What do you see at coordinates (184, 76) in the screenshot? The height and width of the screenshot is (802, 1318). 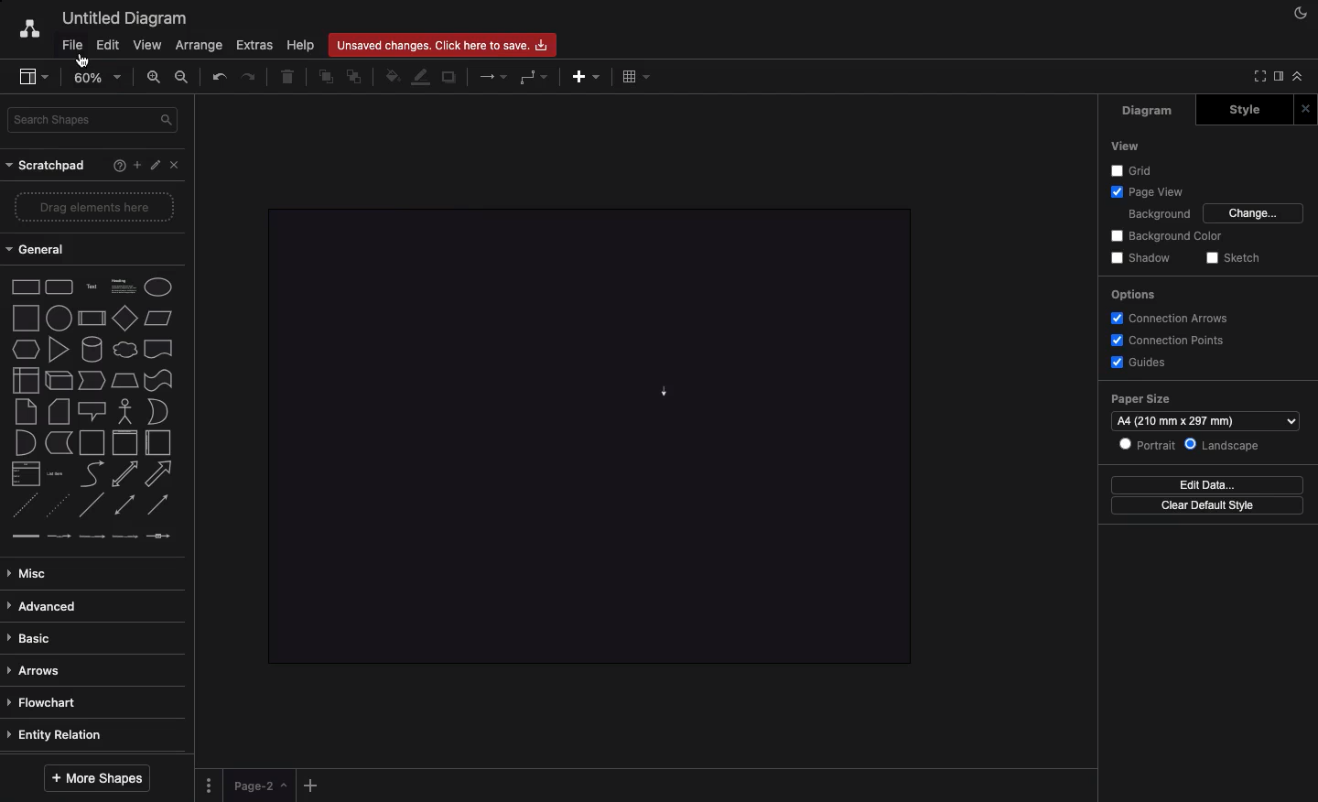 I see `Zoom out` at bounding box center [184, 76].